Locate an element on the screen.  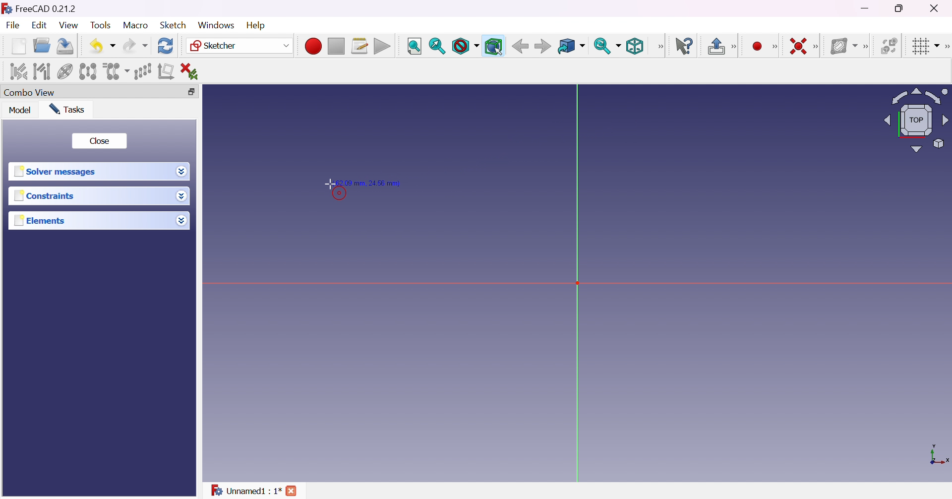
Drop is located at coordinates (183, 197).